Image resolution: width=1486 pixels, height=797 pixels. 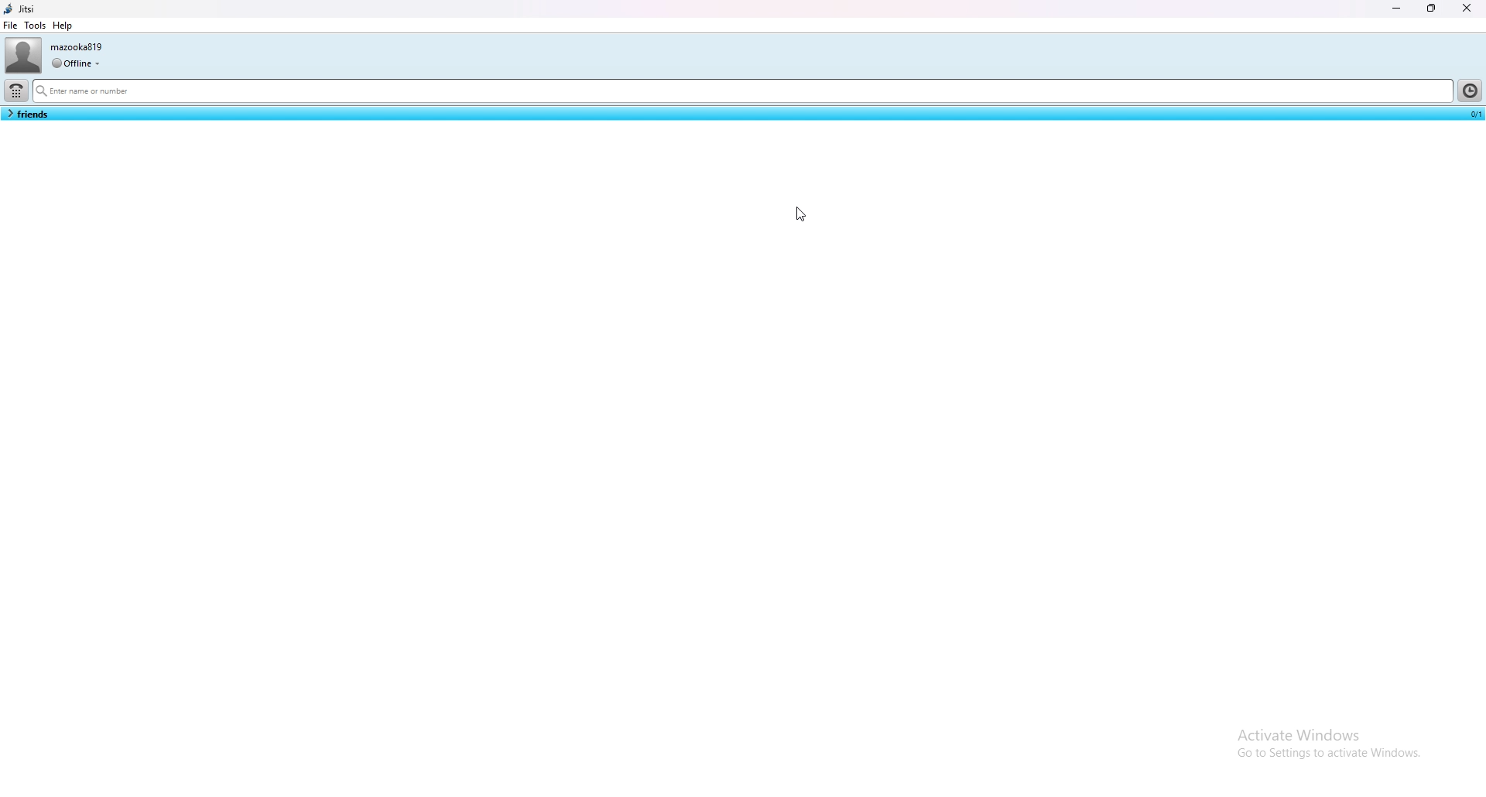 What do you see at coordinates (1328, 732) in the screenshot?
I see `Activate windows` at bounding box center [1328, 732].